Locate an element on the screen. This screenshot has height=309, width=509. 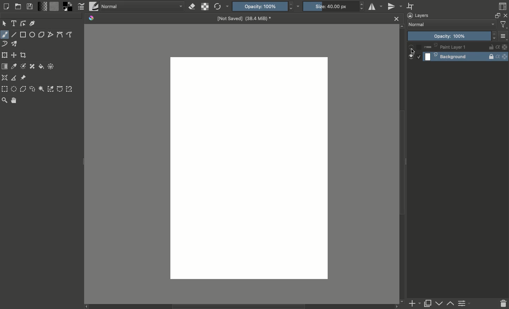
Horizontal mirror tool is located at coordinates (375, 7).